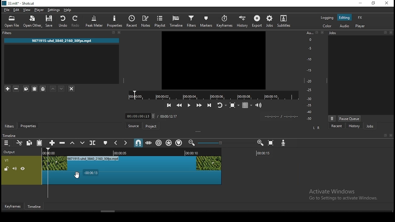 This screenshot has height=222, width=395. Describe the element at coordinates (17, 10) in the screenshot. I see `edit` at that location.